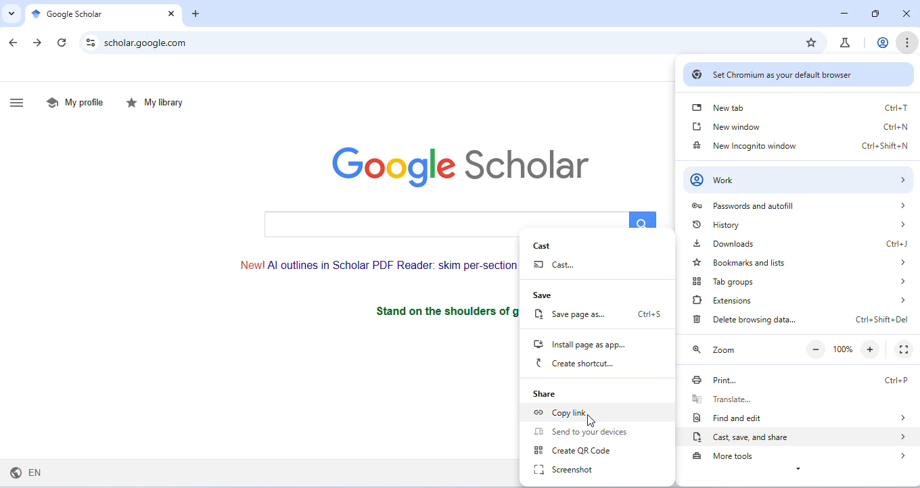 Image resolution: width=920 pixels, height=488 pixels. I want to click on history, so click(801, 226).